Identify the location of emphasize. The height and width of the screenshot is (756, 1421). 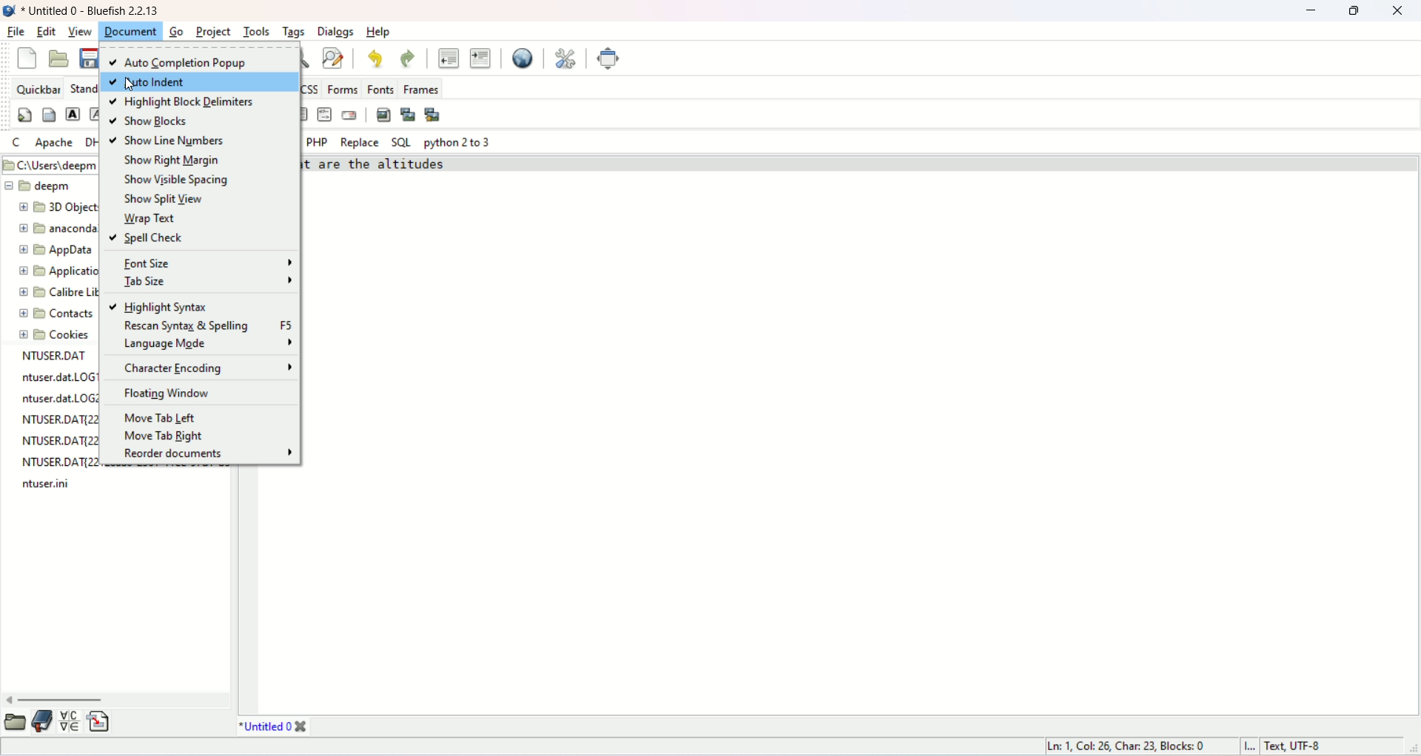
(97, 117).